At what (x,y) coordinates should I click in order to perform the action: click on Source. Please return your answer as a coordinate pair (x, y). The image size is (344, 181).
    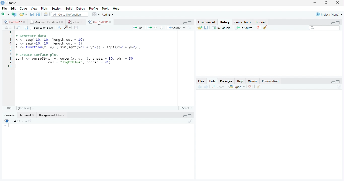
    Looking at the image, I should click on (176, 27).